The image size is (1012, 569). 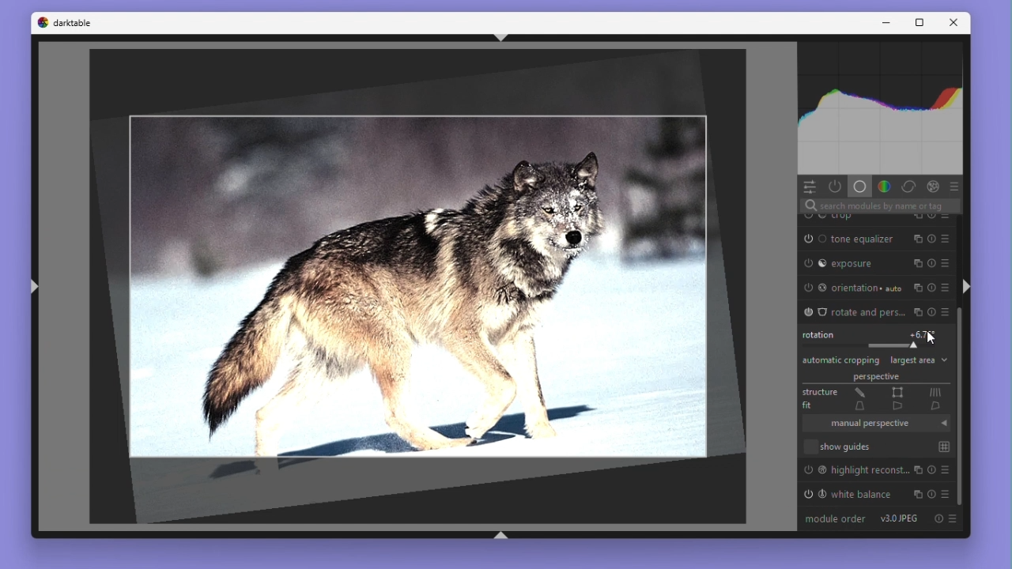 I want to click on Structure, so click(x=874, y=393).